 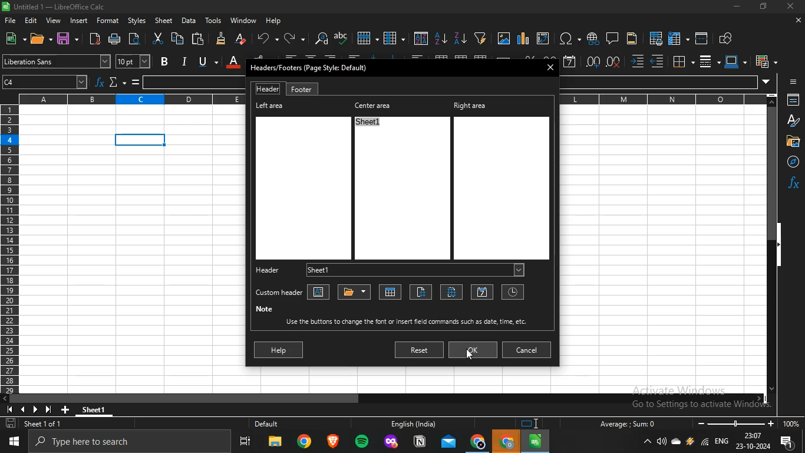 What do you see at coordinates (12, 38) in the screenshot?
I see `new ` at bounding box center [12, 38].